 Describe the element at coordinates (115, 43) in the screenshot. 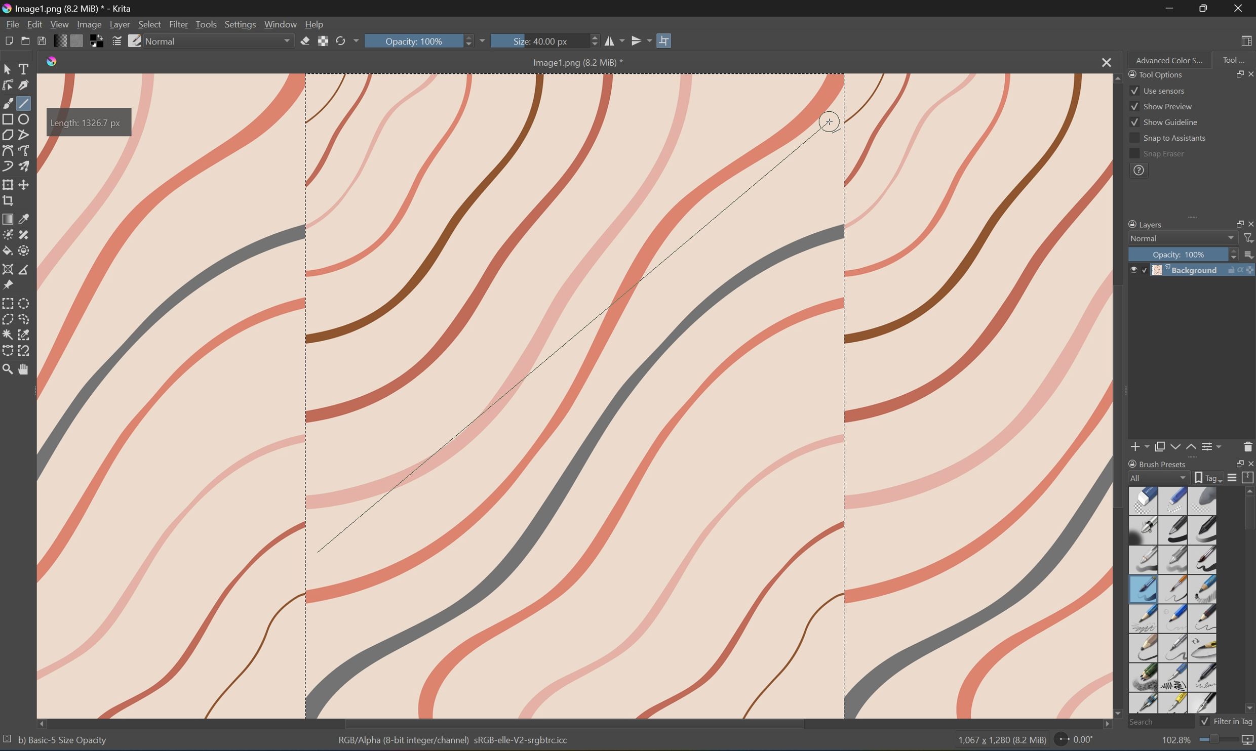

I see `Edit brush settings` at that location.